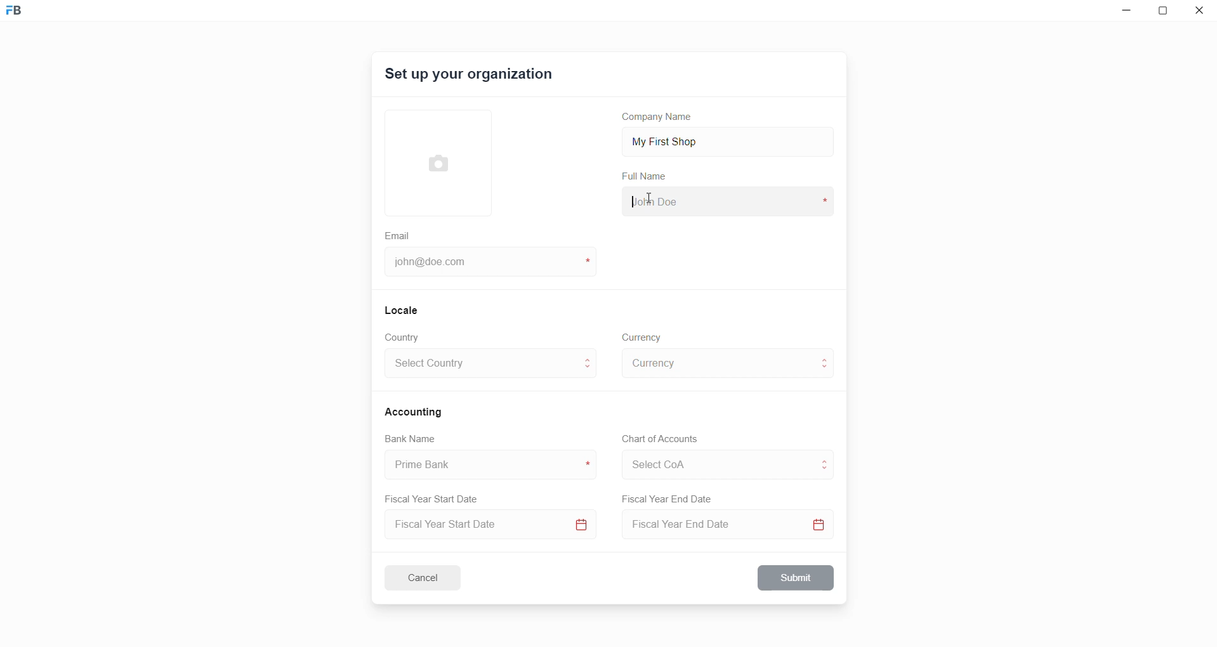 This screenshot has height=647, width=1217. I want to click on move to above CoA, so click(827, 459).